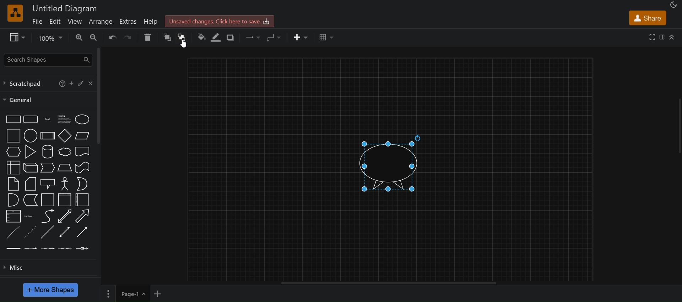 Image resolution: width=682 pixels, height=302 pixels. What do you see at coordinates (12, 232) in the screenshot?
I see `dashed line` at bounding box center [12, 232].